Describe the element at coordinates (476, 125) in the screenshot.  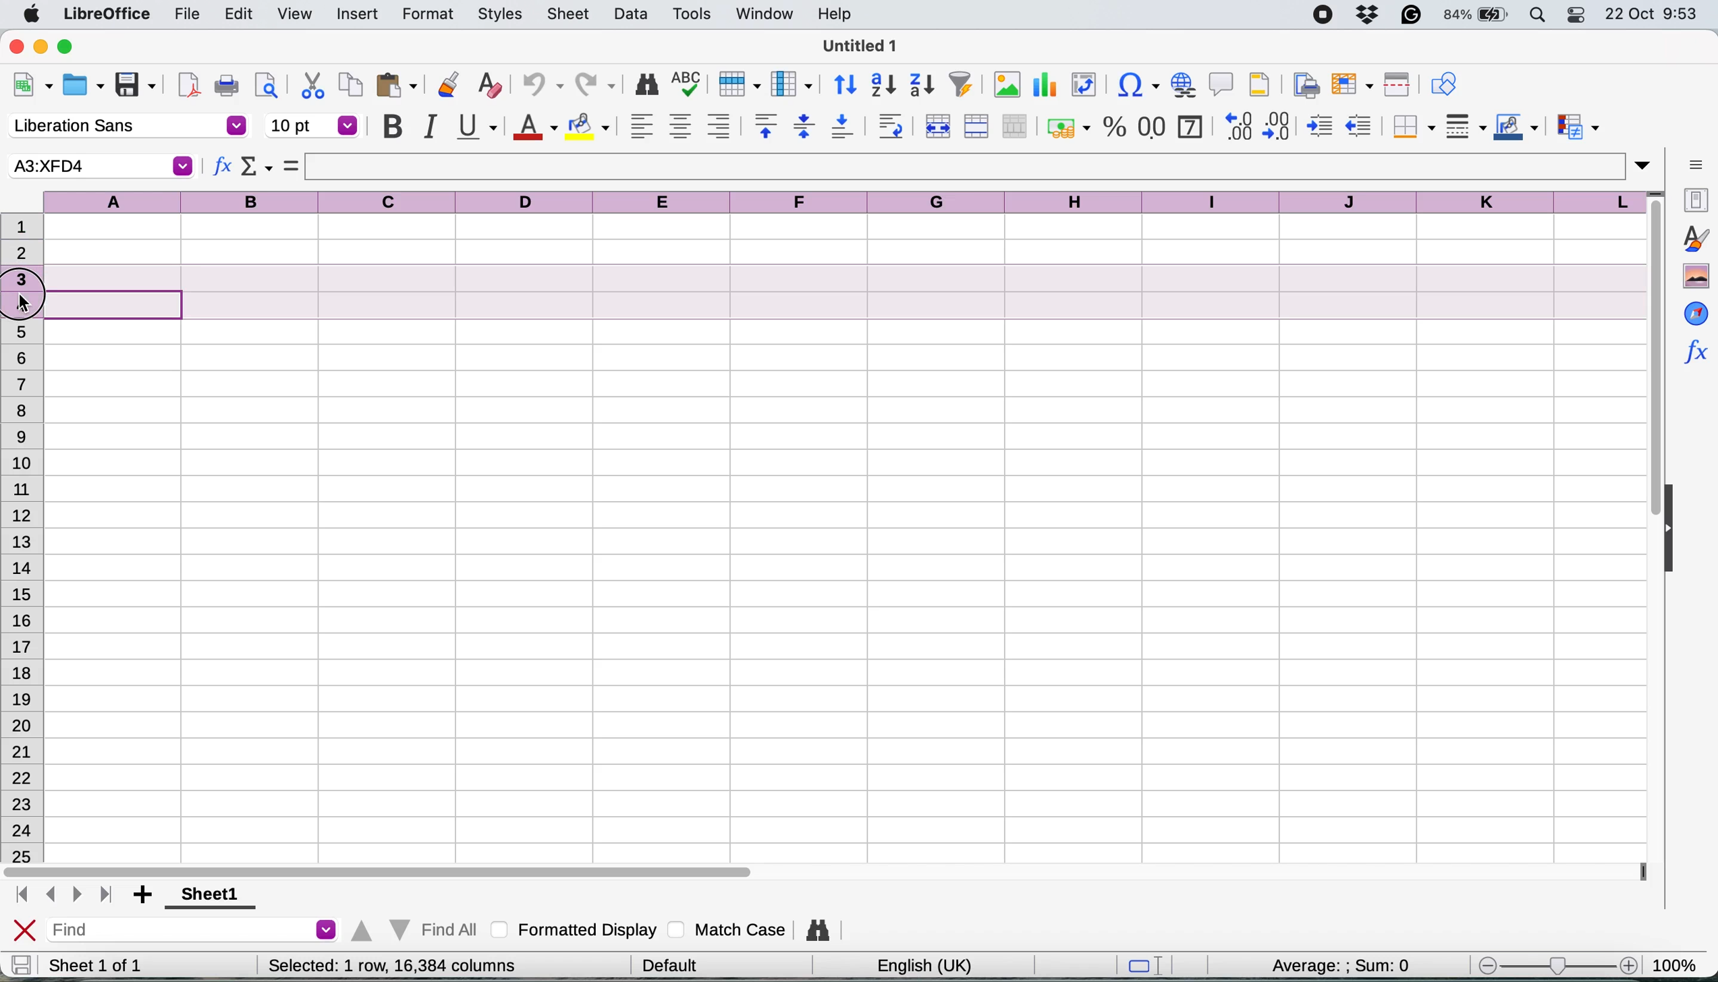
I see `underline` at that location.